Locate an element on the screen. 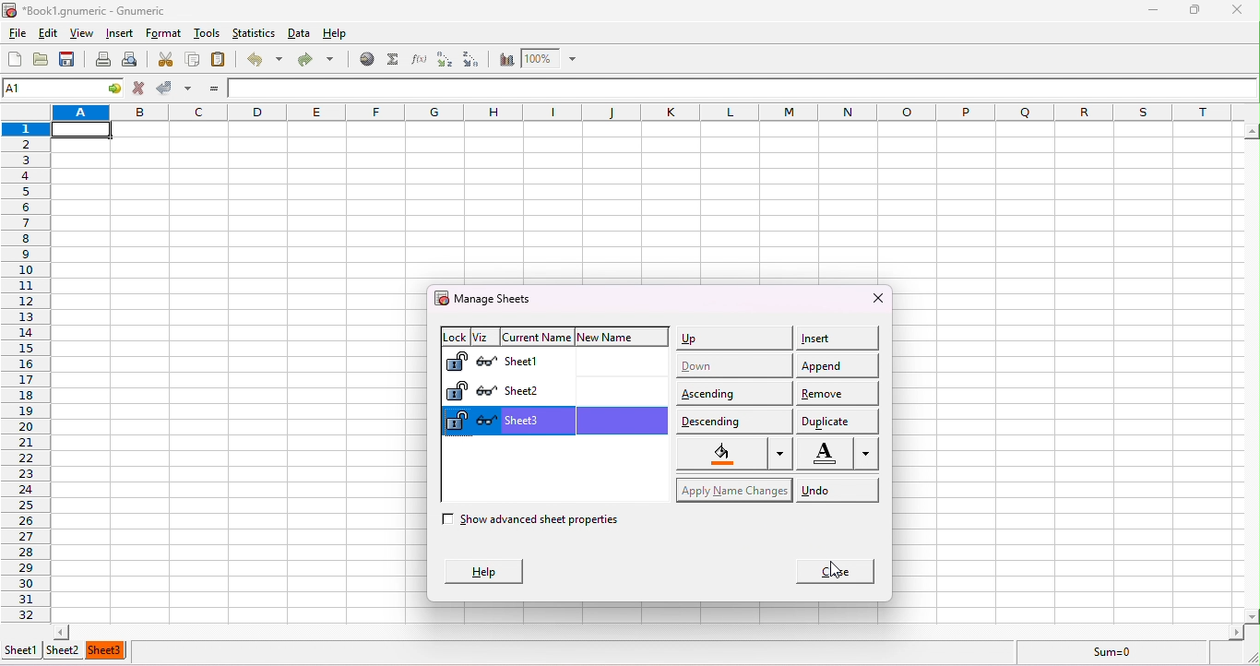  sheet 2 is located at coordinates (585, 391).